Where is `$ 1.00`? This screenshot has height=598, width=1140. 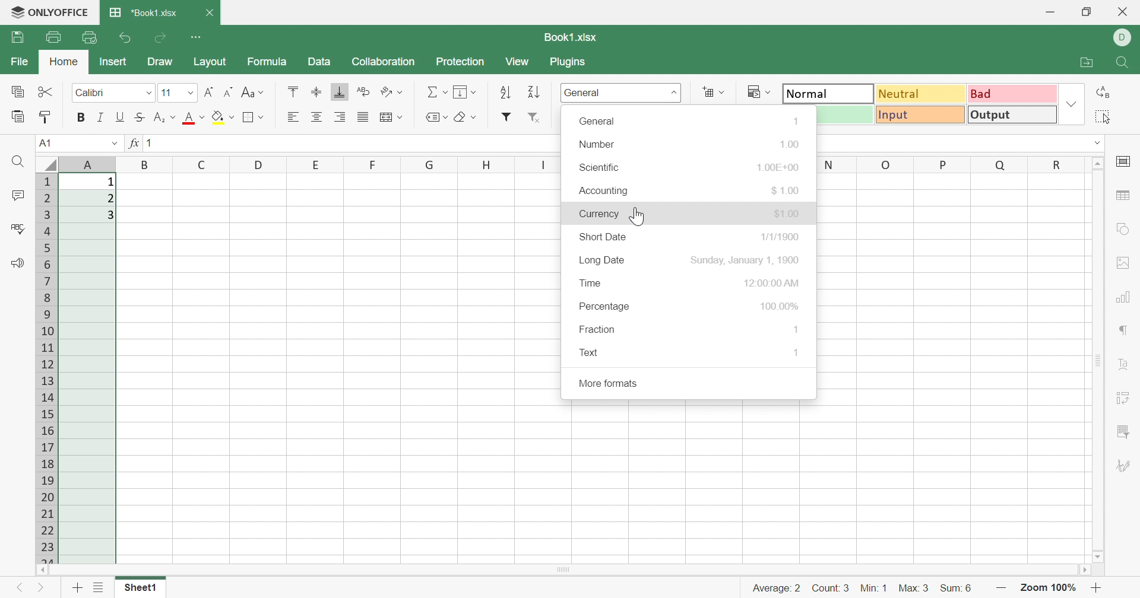 $ 1.00 is located at coordinates (787, 190).